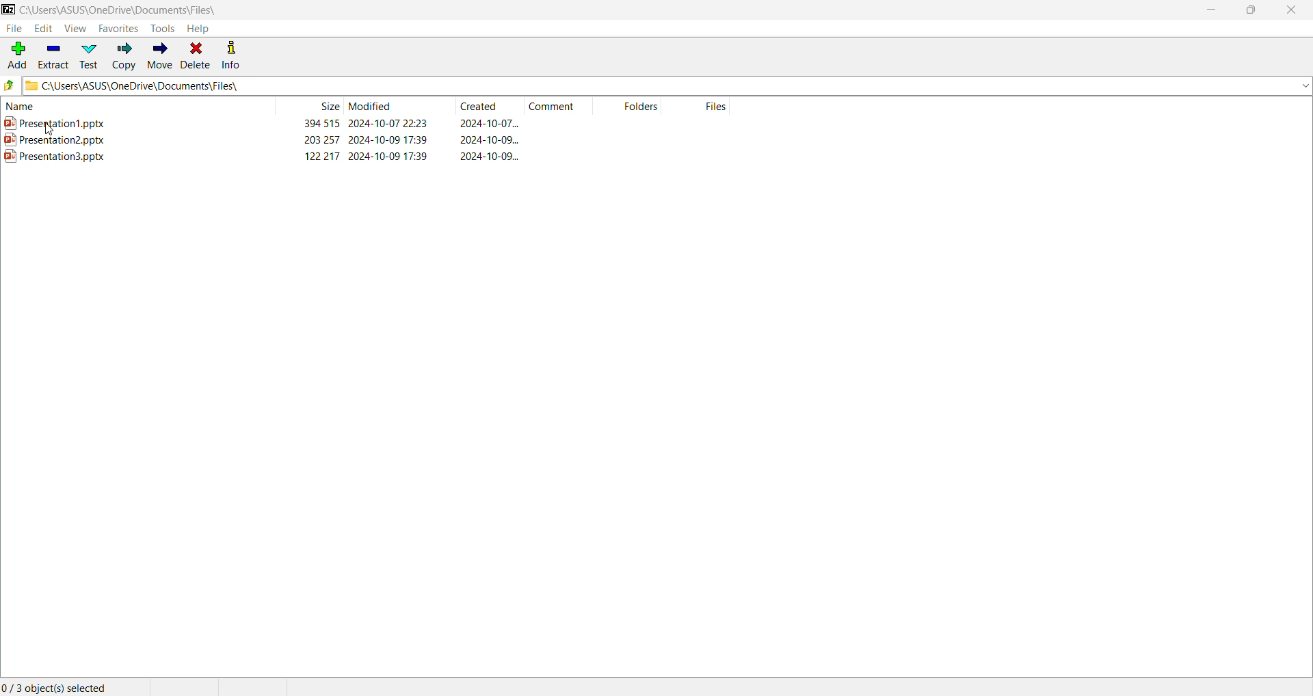 The width and height of the screenshot is (1313, 696). Describe the element at coordinates (90, 55) in the screenshot. I see `Test` at that location.